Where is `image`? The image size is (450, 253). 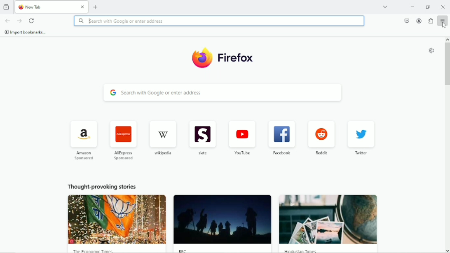
image is located at coordinates (222, 220).